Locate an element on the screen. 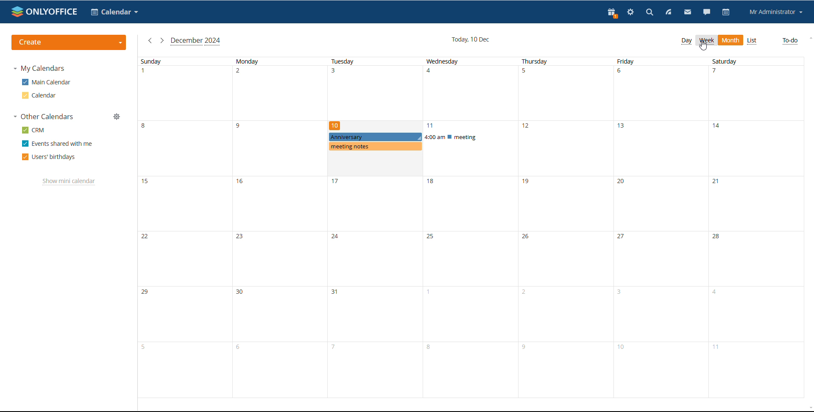 Image resolution: width=814 pixels, height=412 pixels. crm is located at coordinates (33, 130).